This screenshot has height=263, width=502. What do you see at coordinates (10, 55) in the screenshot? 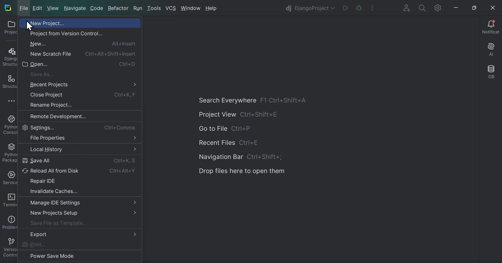
I see `Django structures` at bounding box center [10, 55].